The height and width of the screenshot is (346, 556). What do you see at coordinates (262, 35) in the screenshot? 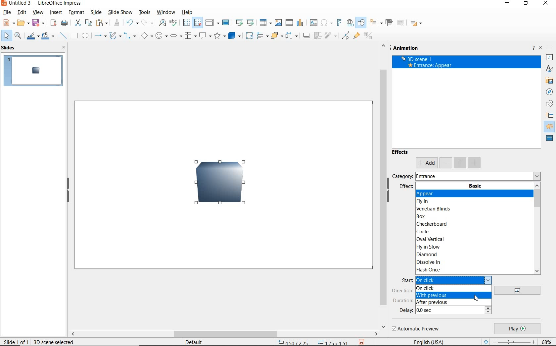
I see `align objects` at bounding box center [262, 35].